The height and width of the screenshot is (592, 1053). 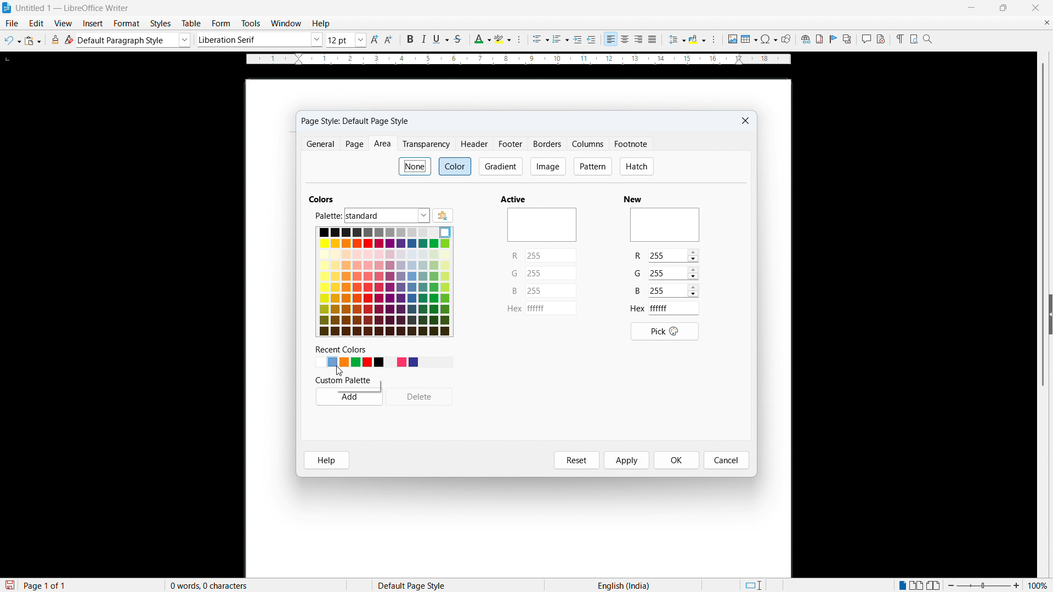 What do you see at coordinates (804, 38) in the screenshot?
I see `Add link ` at bounding box center [804, 38].